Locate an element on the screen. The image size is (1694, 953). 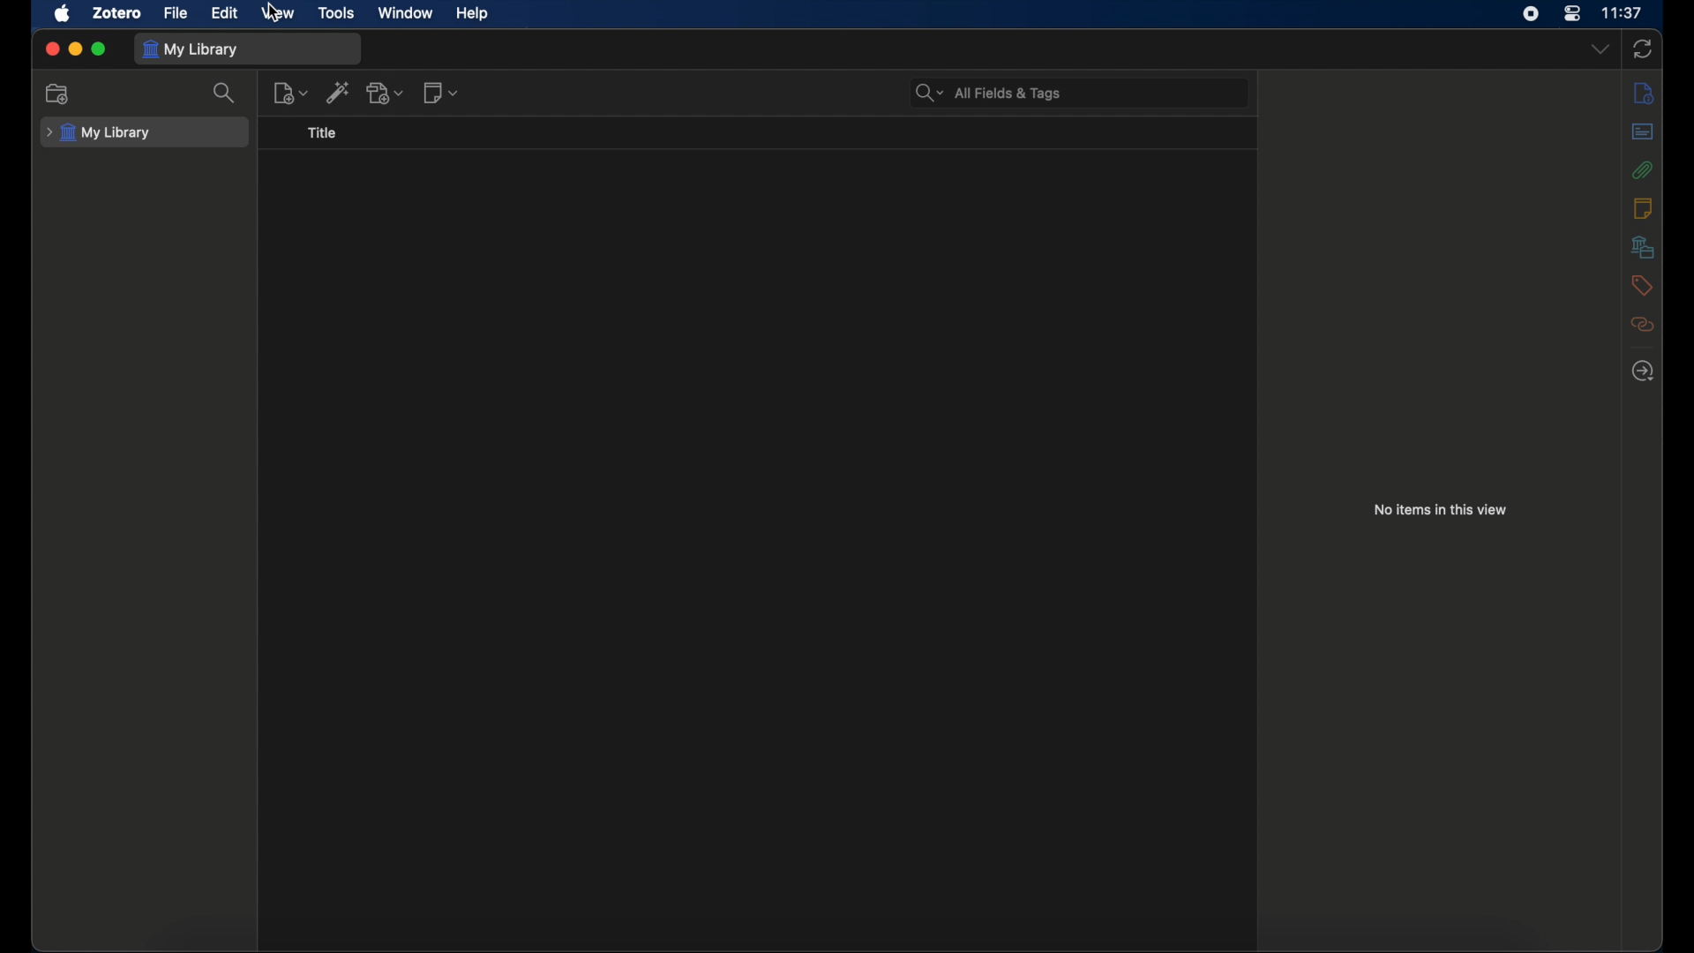
sync is located at coordinates (1643, 49).